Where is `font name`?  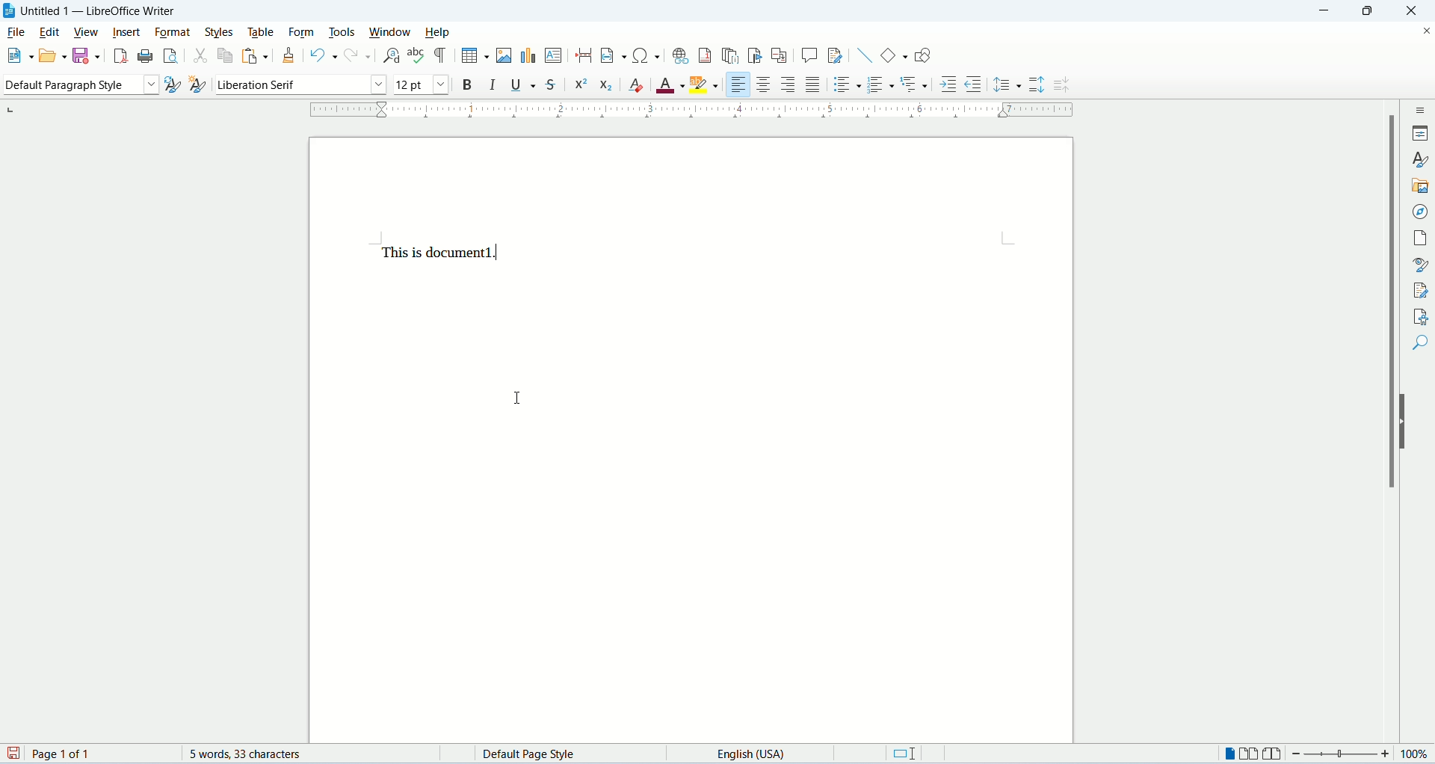
font name is located at coordinates (298, 84).